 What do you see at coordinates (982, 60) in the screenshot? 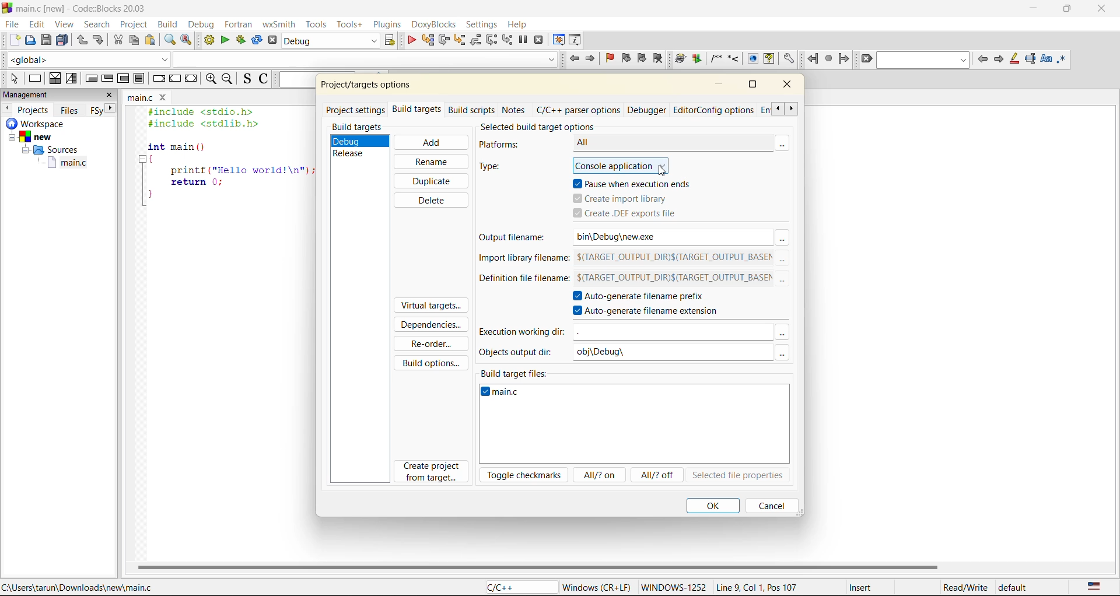
I see `previous` at bounding box center [982, 60].